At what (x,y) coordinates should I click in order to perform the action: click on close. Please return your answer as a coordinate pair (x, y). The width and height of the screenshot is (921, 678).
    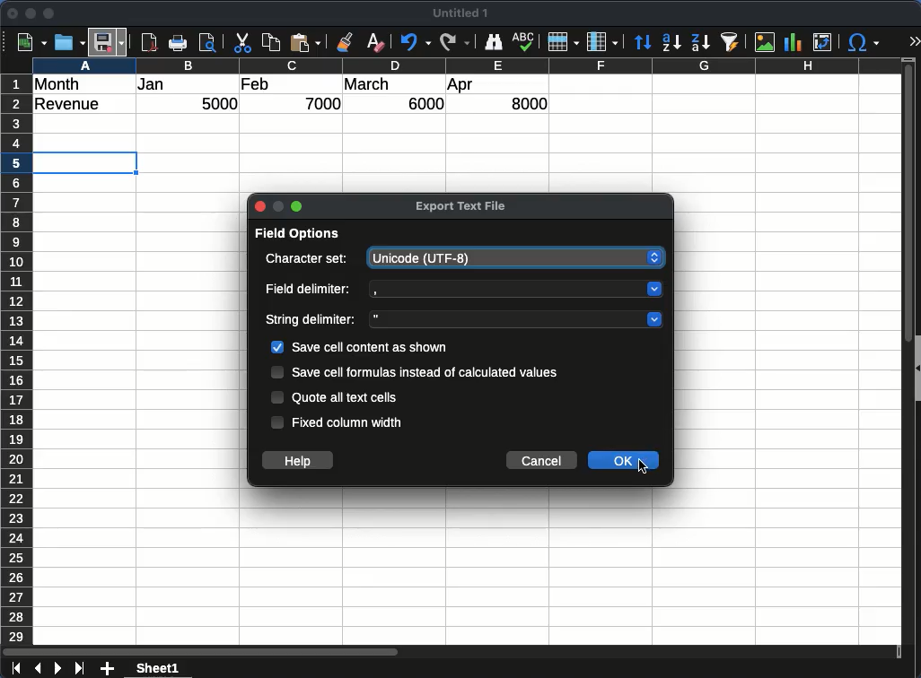
    Looking at the image, I should click on (259, 206).